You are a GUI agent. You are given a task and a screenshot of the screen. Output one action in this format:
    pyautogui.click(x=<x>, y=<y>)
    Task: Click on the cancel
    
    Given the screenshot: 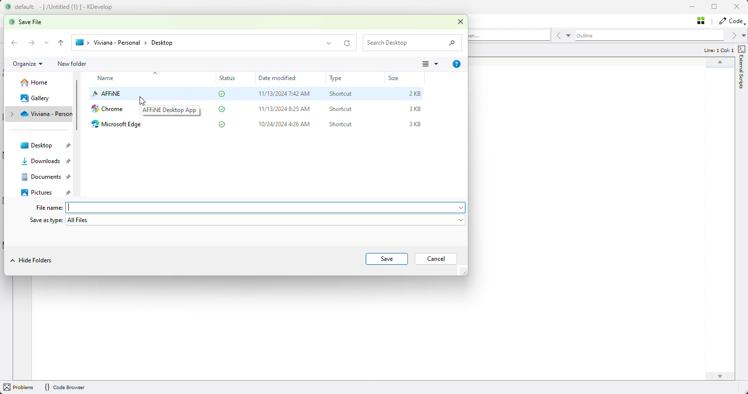 What is the action you would take?
    pyautogui.click(x=434, y=258)
    